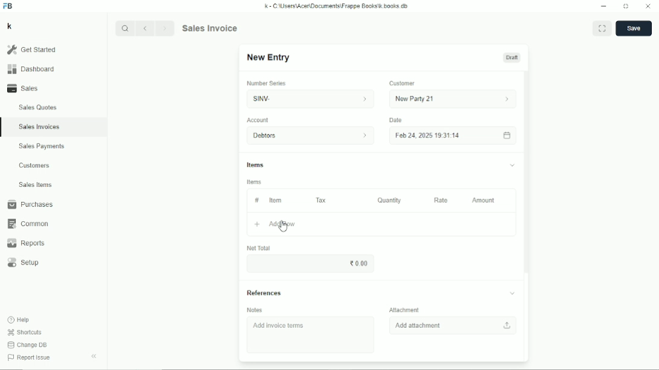  What do you see at coordinates (27, 224) in the screenshot?
I see `Common` at bounding box center [27, 224].